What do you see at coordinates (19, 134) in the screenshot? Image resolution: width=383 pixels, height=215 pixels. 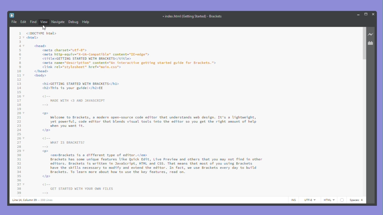 I see `25` at bounding box center [19, 134].